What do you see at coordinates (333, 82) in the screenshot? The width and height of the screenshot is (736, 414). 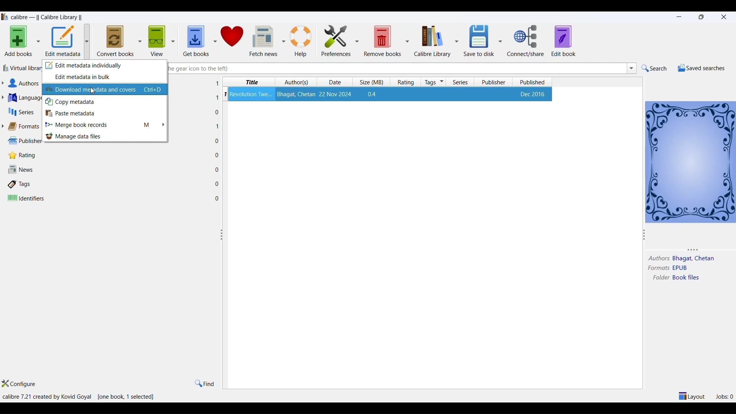 I see `date` at bounding box center [333, 82].